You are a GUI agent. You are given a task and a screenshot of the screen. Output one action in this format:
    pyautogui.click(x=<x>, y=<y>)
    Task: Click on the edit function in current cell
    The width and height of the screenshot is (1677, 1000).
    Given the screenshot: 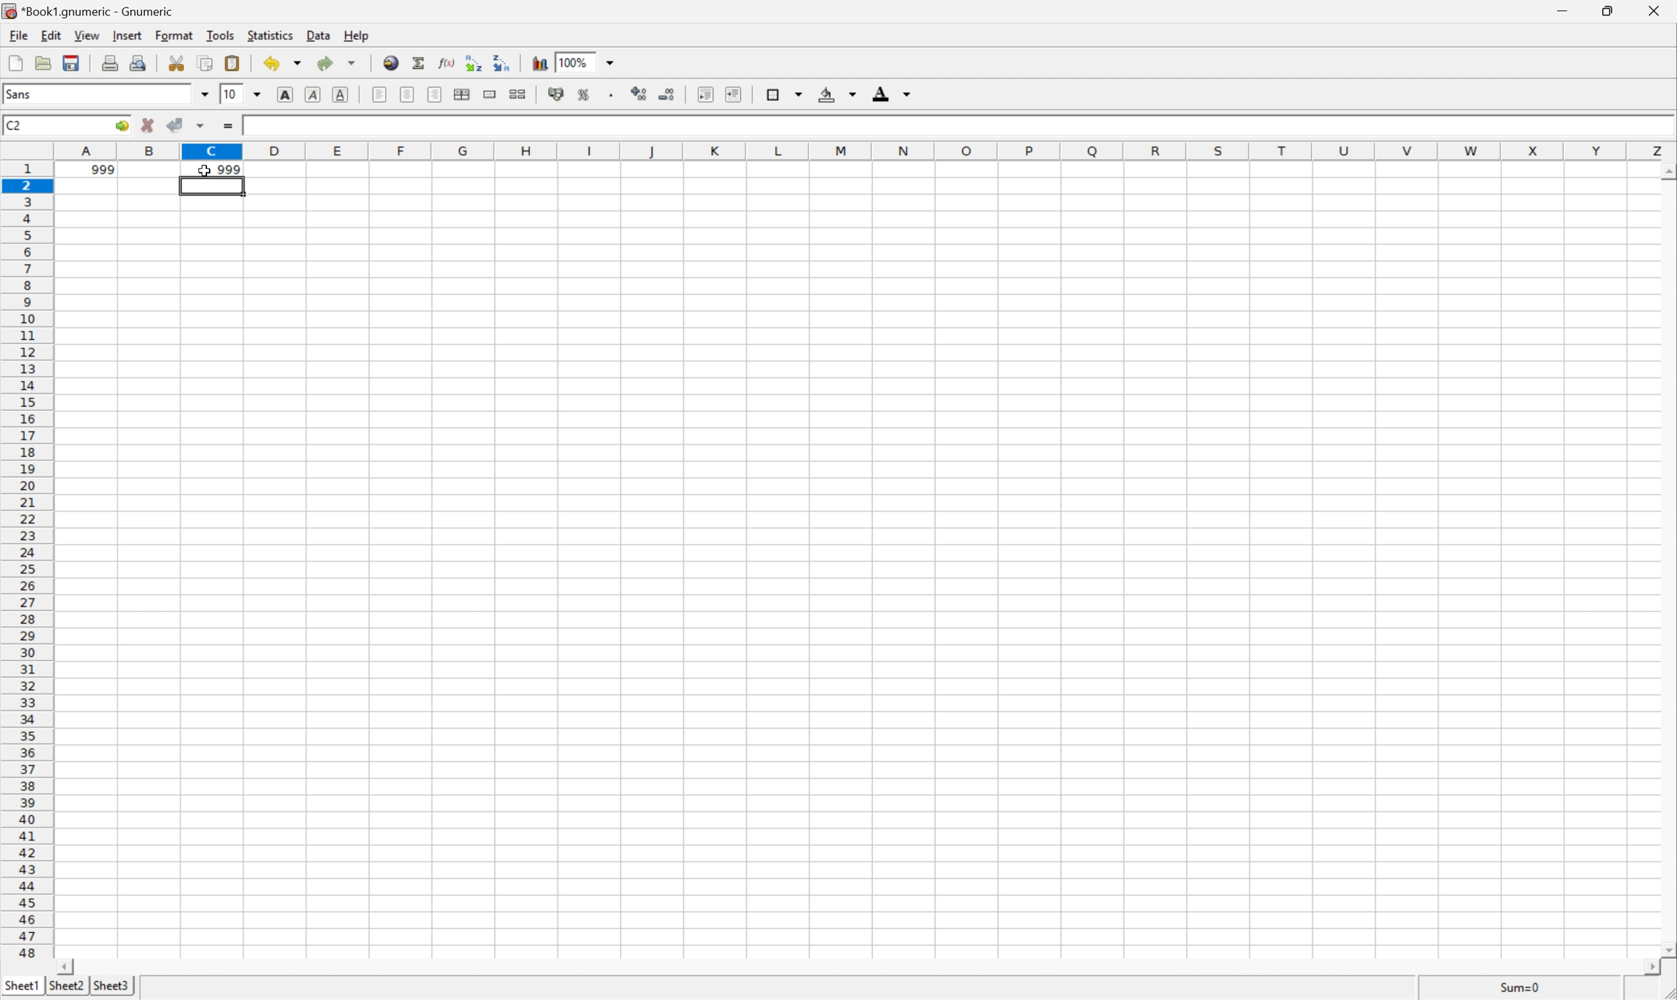 What is the action you would take?
    pyautogui.click(x=446, y=64)
    